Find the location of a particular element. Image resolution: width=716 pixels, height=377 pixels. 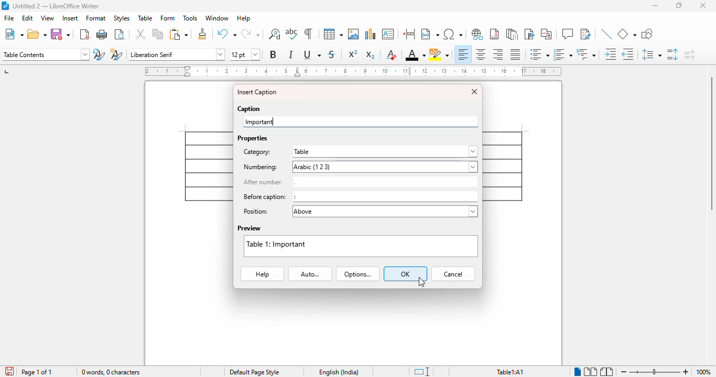

open is located at coordinates (37, 34).